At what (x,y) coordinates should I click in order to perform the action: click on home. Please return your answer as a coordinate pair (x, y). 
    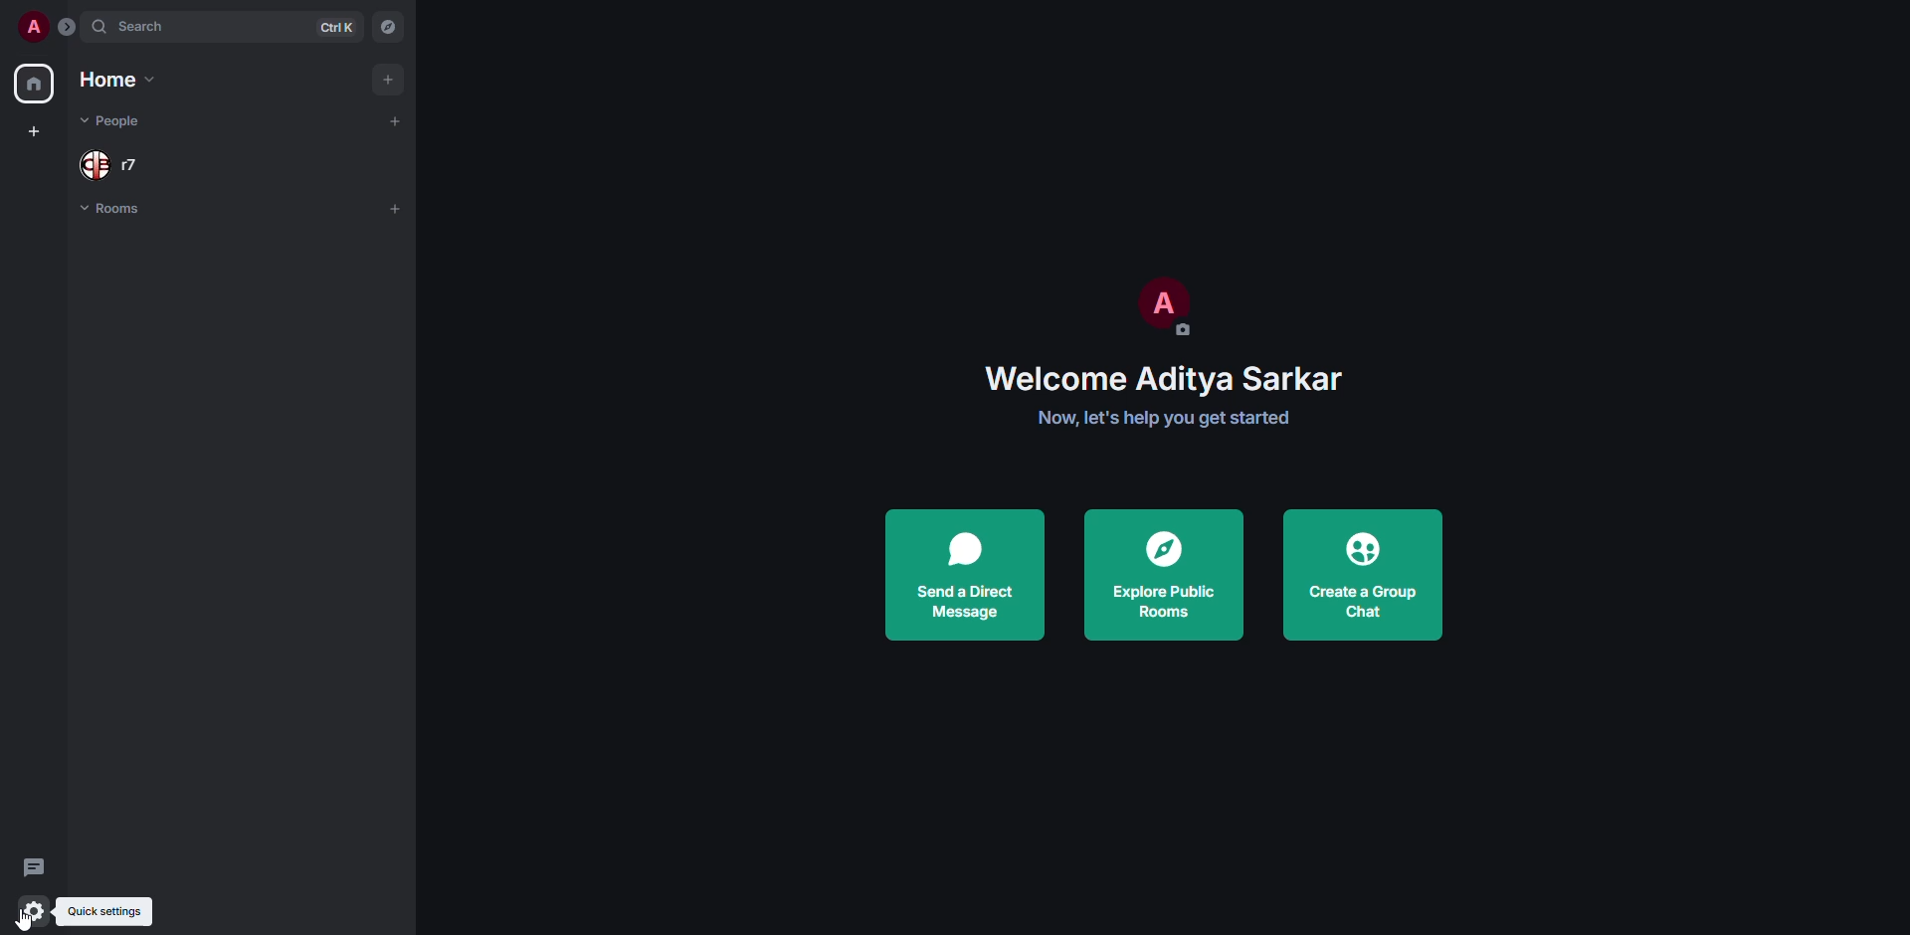
    Looking at the image, I should click on (115, 78).